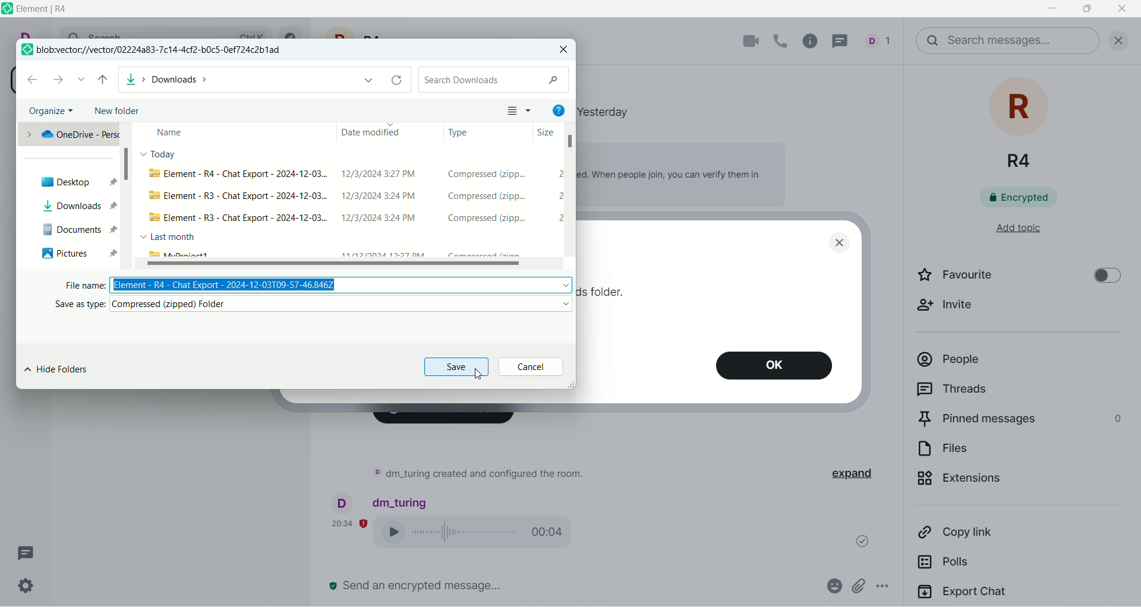  What do you see at coordinates (7, 8) in the screenshot?
I see `logo` at bounding box center [7, 8].